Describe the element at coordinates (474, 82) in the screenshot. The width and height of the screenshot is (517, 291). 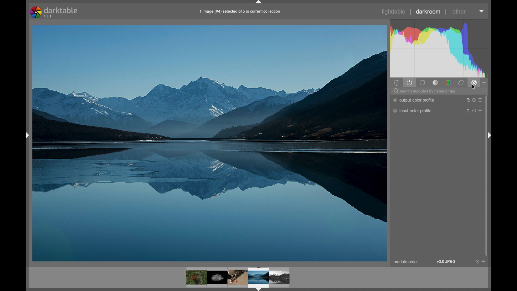
I see `effects` at that location.